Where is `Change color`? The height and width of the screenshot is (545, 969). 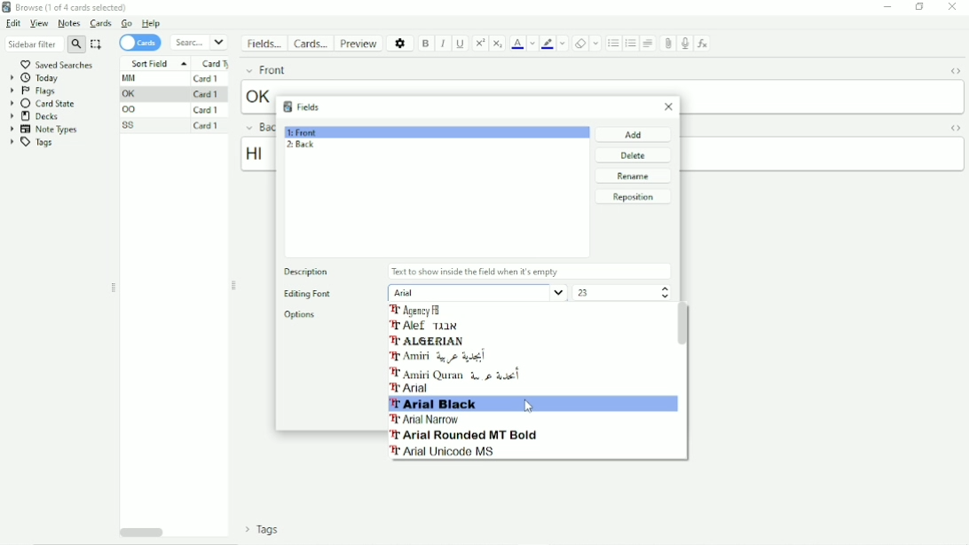 Change color is located at coordinates (532, 43).